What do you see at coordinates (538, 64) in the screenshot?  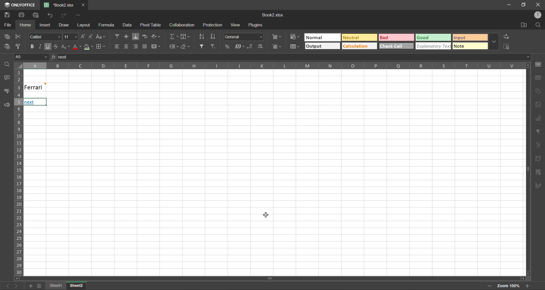 I see `cell settings` at bounding box center [538, 64].